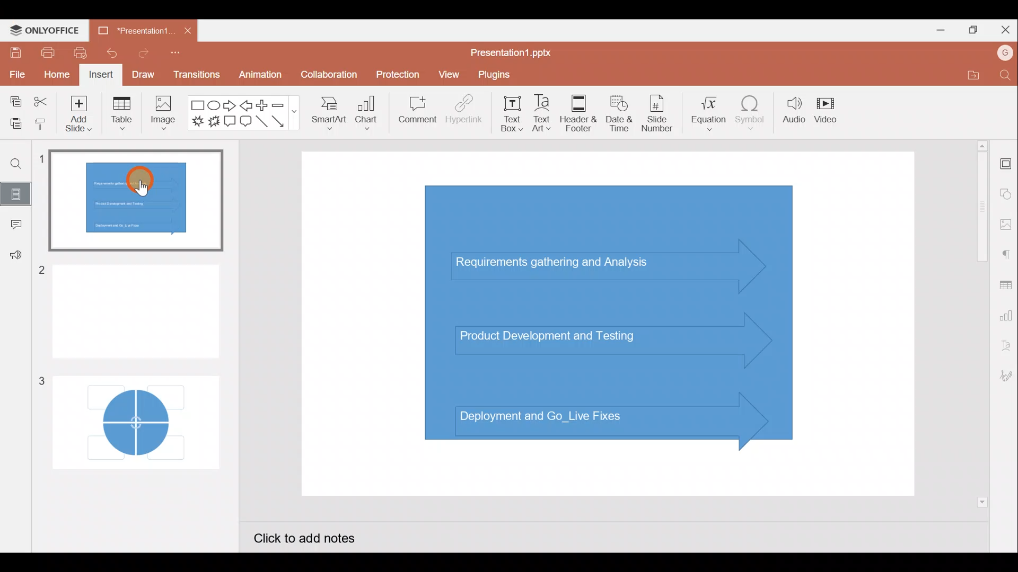  What do you see at coordinates (14, 258) in the screenshot?
I see `Feedback & support` at bounding box center [14, 258].